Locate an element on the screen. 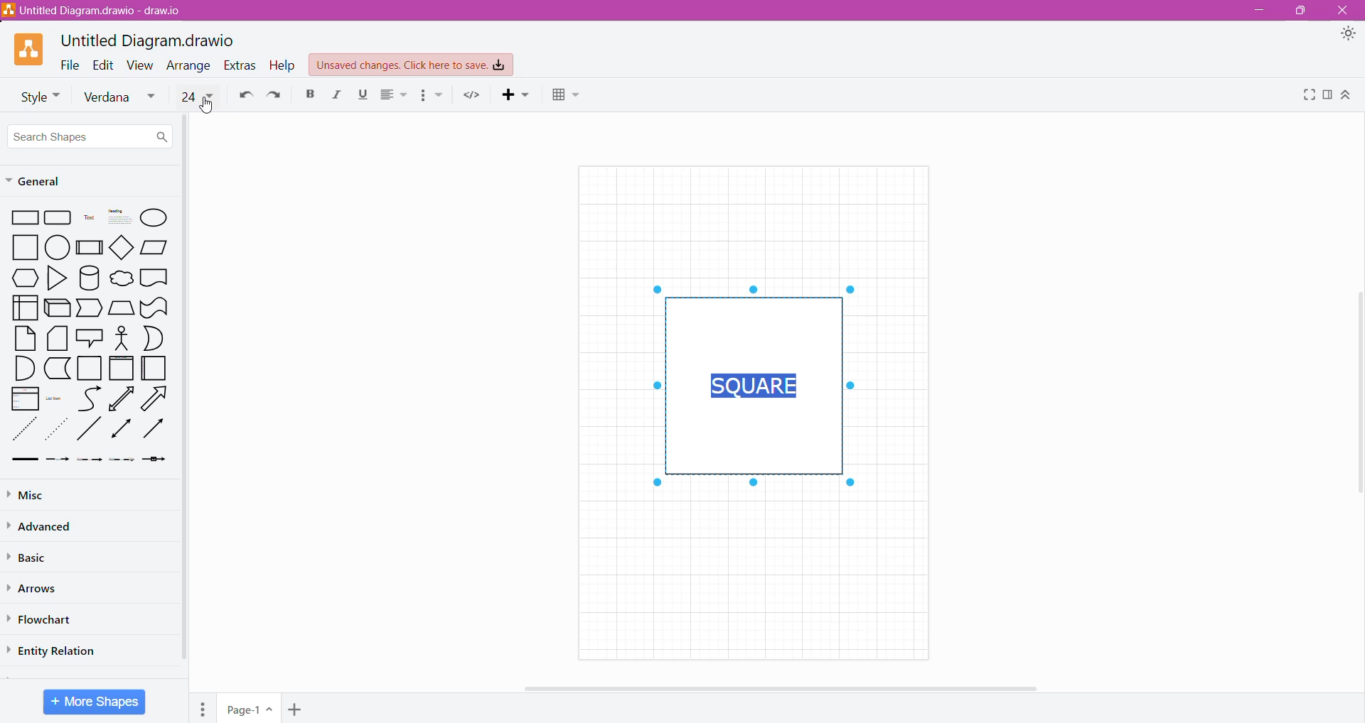 Image resolution: width=1365 pixels, height=723 pixels. Verdana is located at coordinates (119, 98).